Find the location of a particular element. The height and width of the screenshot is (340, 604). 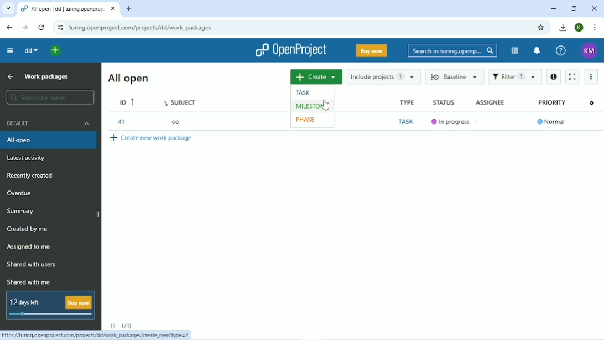

41 is located at coordinates (121, 121).